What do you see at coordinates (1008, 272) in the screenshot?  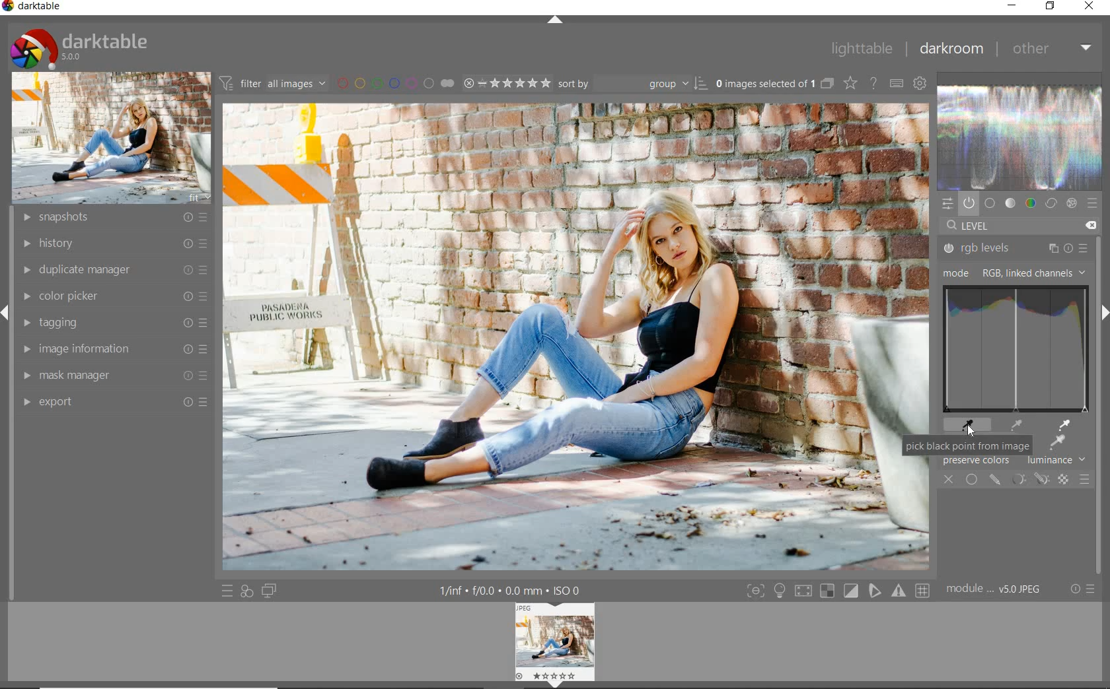 I see `mode: RGB, LINKED CHANNELS` at bounding box center [1008, 272].